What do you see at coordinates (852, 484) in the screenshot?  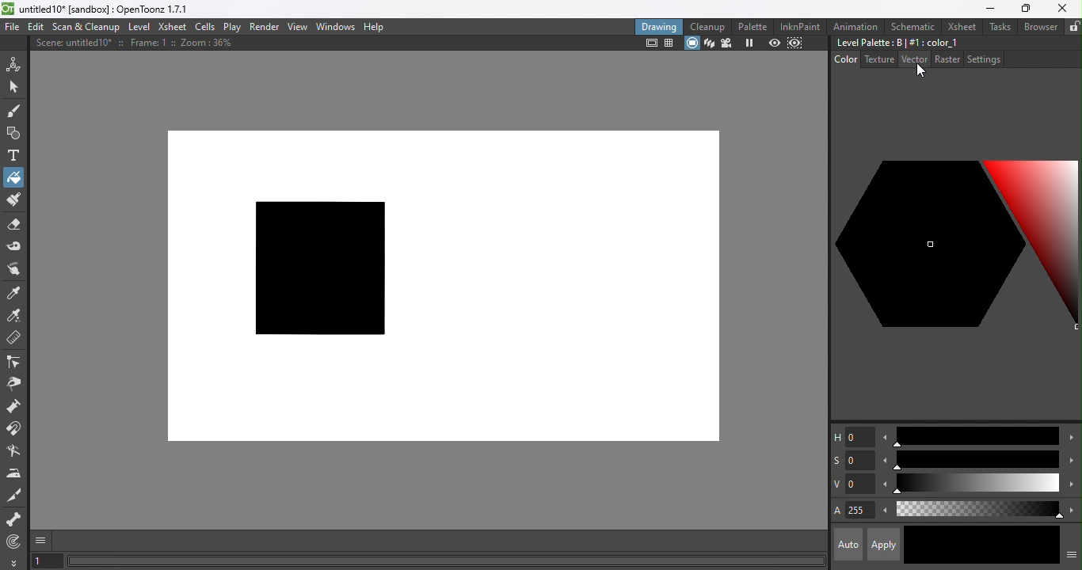 I see `V` at bounding box center [852, 484].